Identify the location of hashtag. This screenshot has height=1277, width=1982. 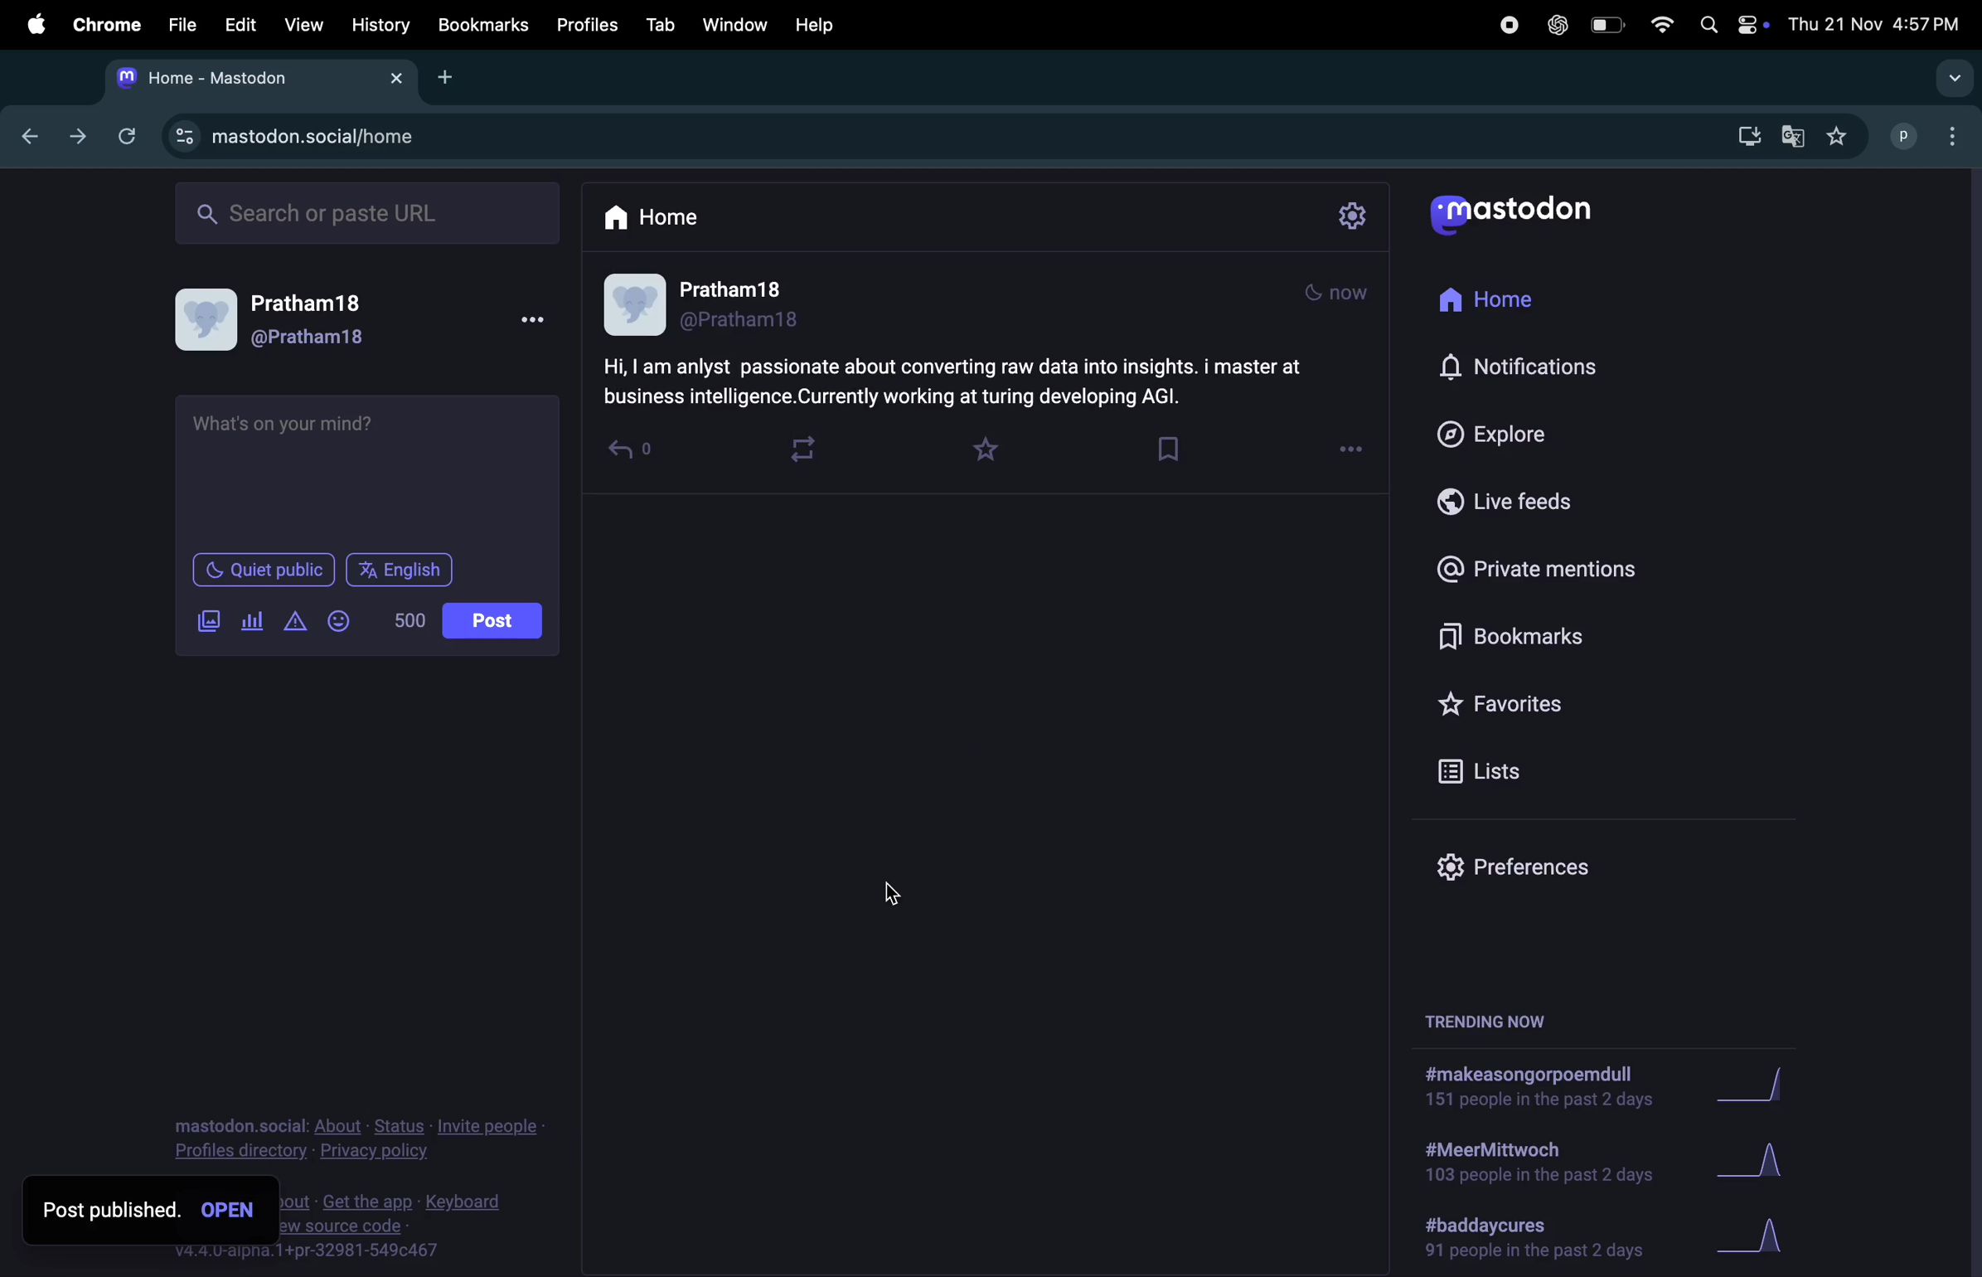
(1527, 1165).